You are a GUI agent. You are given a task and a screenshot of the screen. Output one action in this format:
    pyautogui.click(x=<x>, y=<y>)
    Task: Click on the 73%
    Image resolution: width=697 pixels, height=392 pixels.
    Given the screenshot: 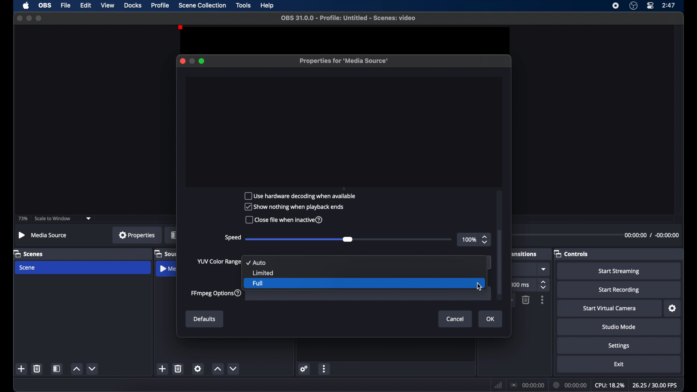 What is the action you would take?
    pyautogui.click(x=23, y=219)
    